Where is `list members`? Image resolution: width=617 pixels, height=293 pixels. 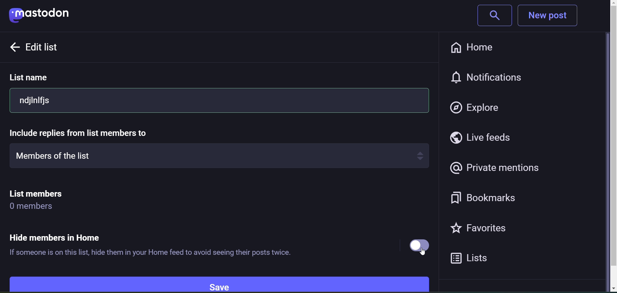
list members is located at coordinates (53, 193).